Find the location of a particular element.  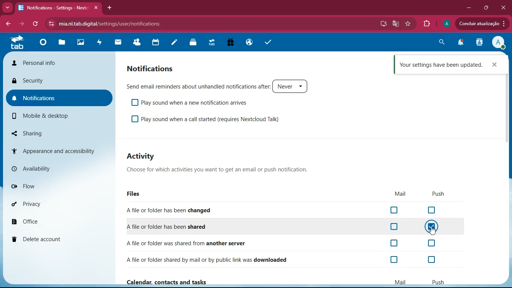

activity is located at coordinates (478, 42).